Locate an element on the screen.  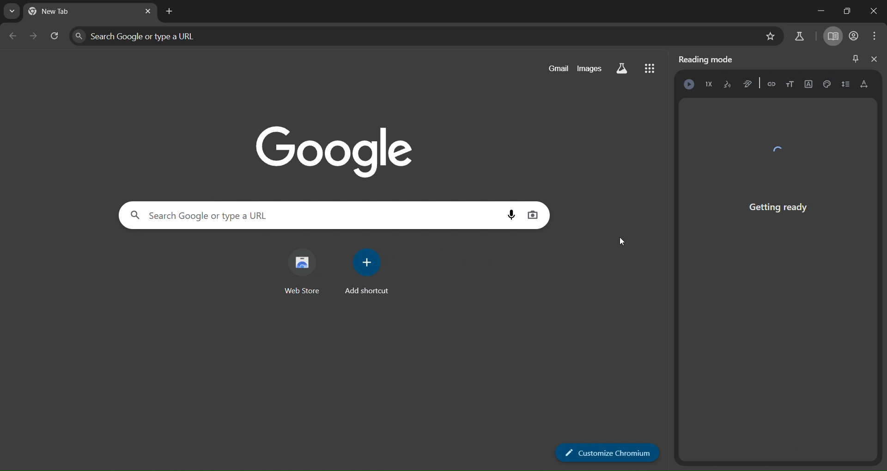
new tab is located at coordinates (169, 11).